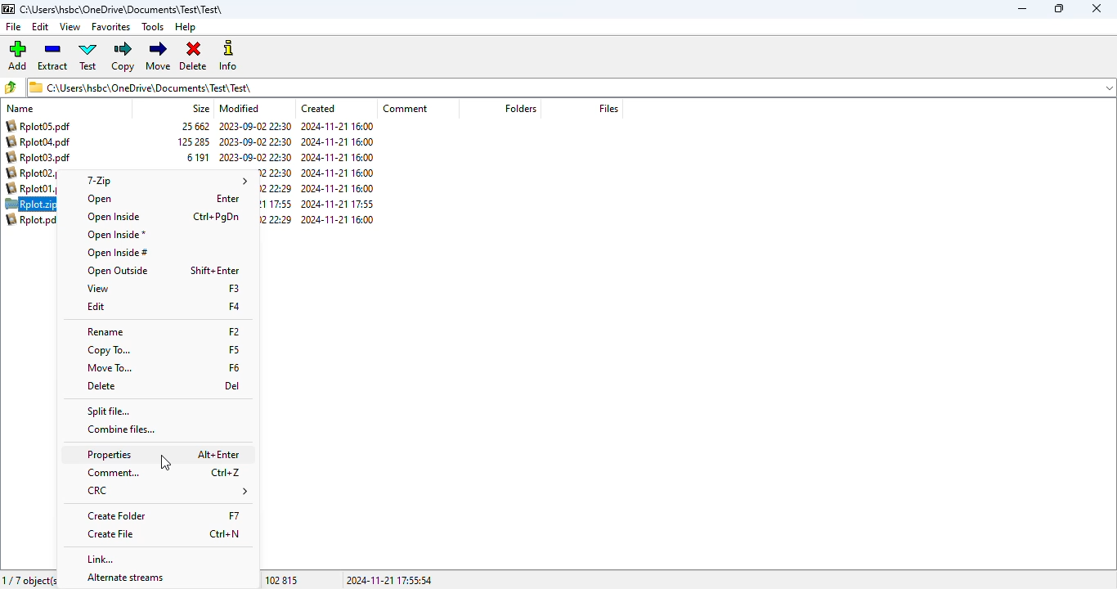 The height and width of the screenshot is (589, 1117). What do you see at coordinates (193, 56) in the screenshot?
I see `delete` at bounding box center [193, 56].